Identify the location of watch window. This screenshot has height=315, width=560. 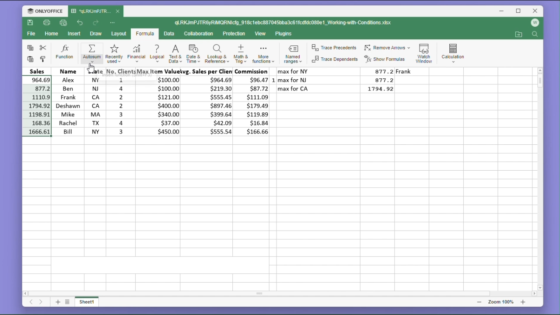
(425, 52).